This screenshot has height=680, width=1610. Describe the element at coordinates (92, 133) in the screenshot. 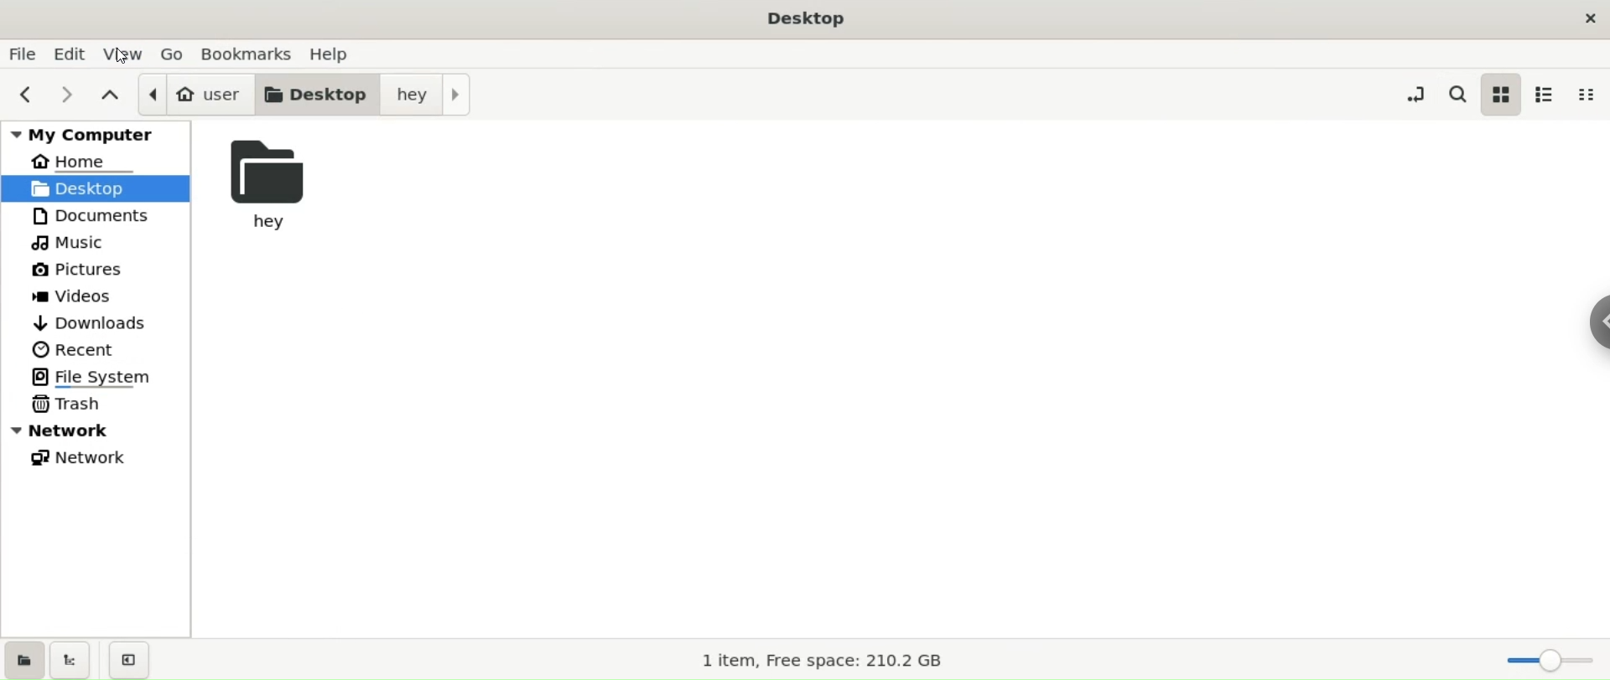

I see `my computer` at that location.